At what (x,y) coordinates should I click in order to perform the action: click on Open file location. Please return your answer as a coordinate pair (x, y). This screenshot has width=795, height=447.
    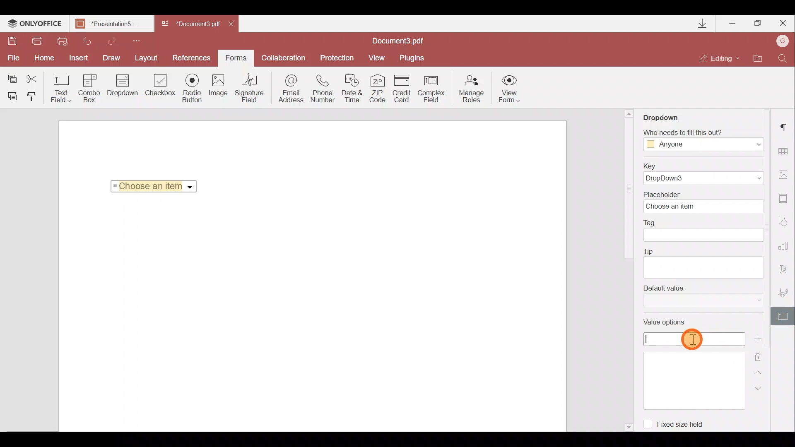
    Looking at the image, I should click on (759, 58).